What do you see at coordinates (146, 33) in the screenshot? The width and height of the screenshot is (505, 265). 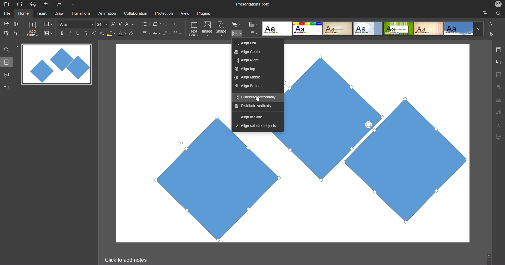 I see `Alignment` at bounding box center [146, 33].